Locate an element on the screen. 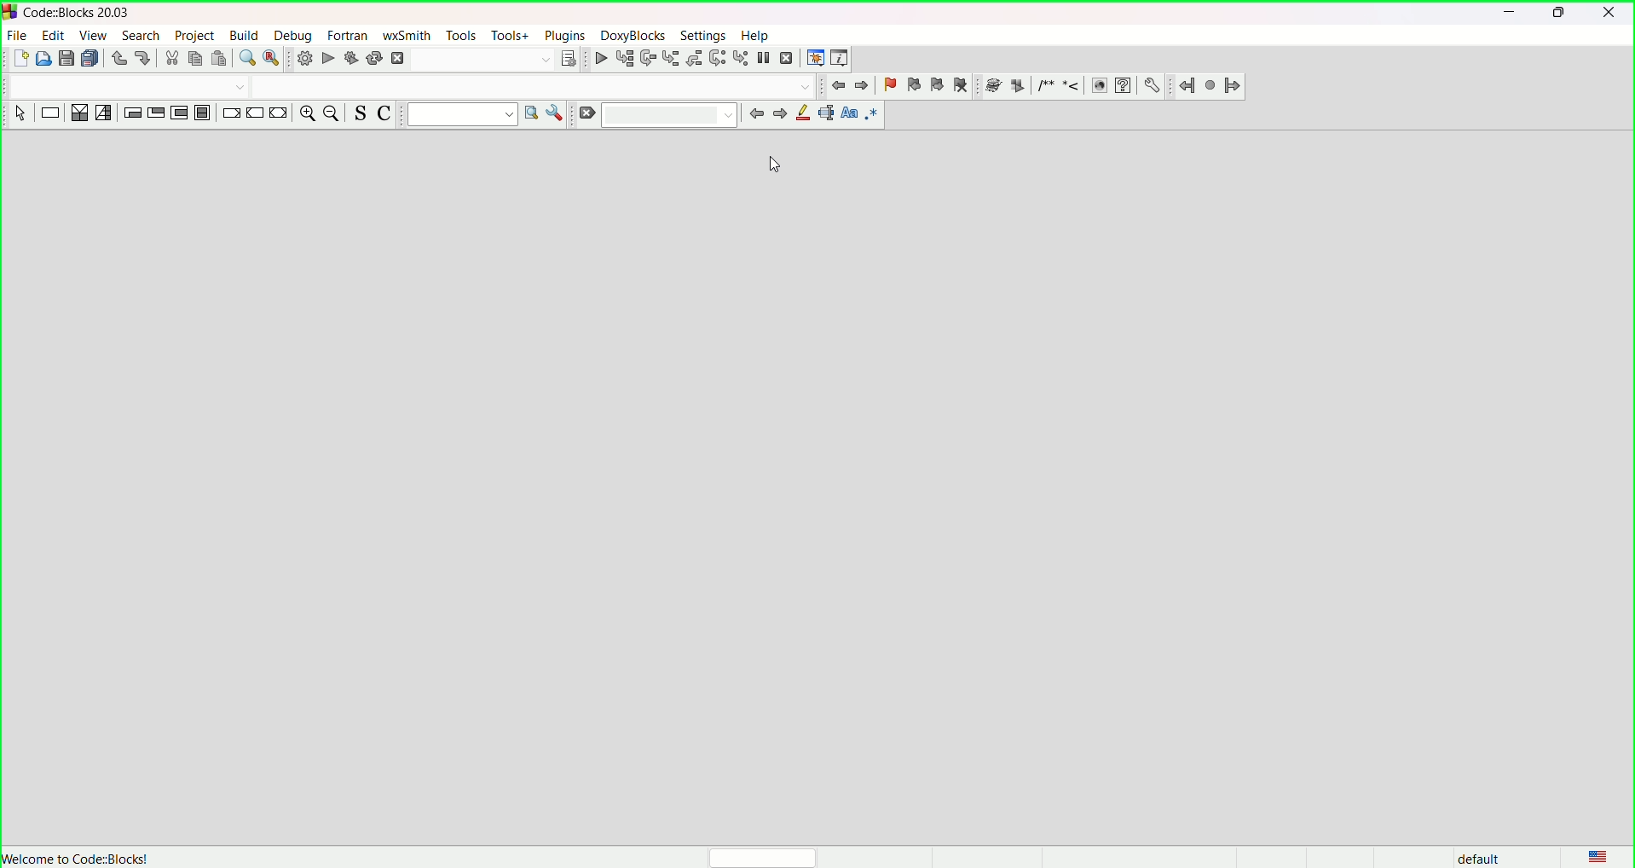 The width and height of the screenshot is (1635, 868). save is located at coordinates (68, 61).